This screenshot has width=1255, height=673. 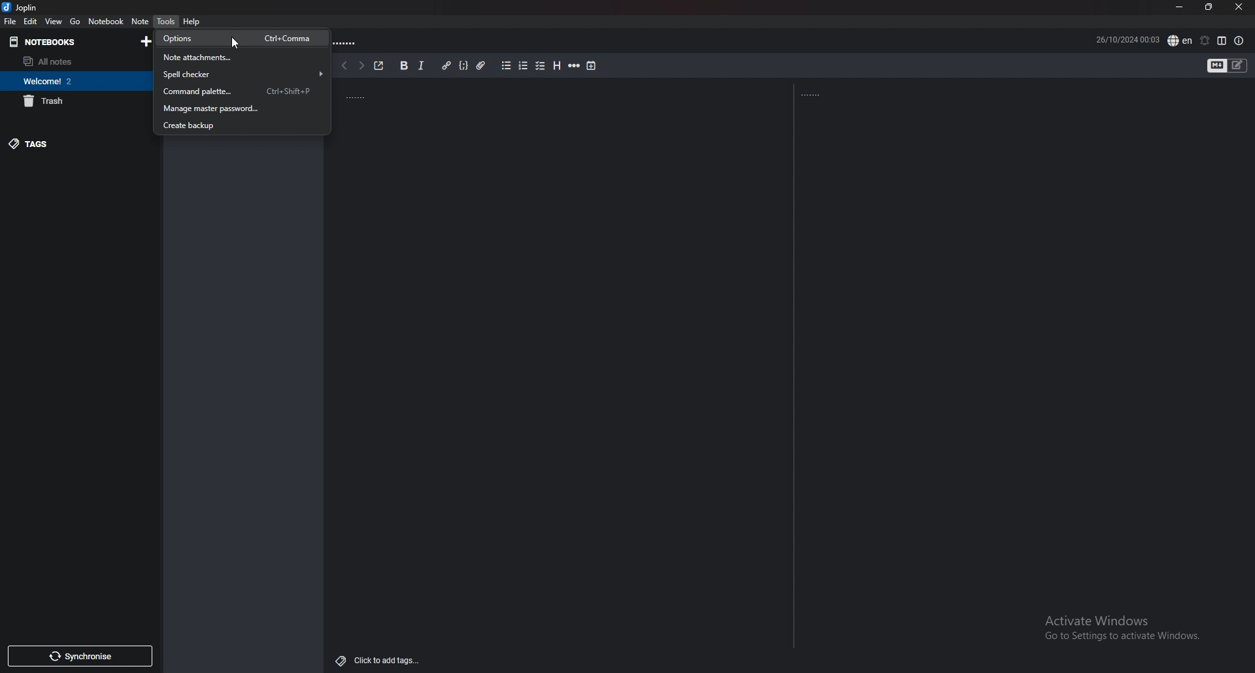 What do you see at coordinates (507, 65) in the screenshot?
I see `bullet list` at bounding box center [507, 65].